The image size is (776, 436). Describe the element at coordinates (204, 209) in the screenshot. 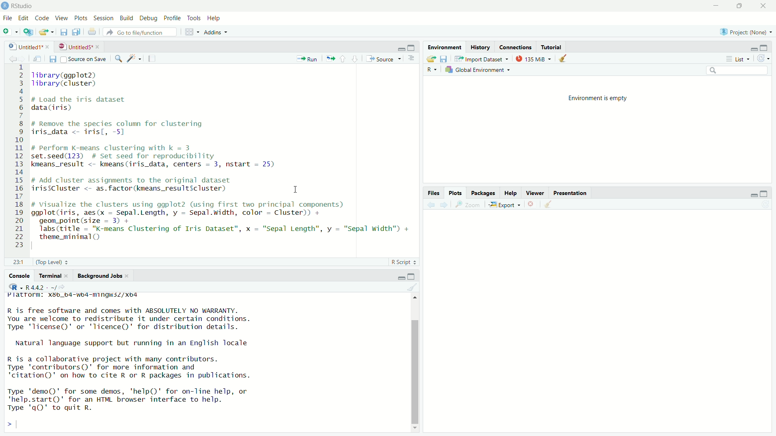

I see `# Visualize the clusters using ggplot2 (using first two principal components)
aaplot(iris. aes(x = Sepal.Lenath. v = Sepal.width. color = Cluster)) +` at that location.